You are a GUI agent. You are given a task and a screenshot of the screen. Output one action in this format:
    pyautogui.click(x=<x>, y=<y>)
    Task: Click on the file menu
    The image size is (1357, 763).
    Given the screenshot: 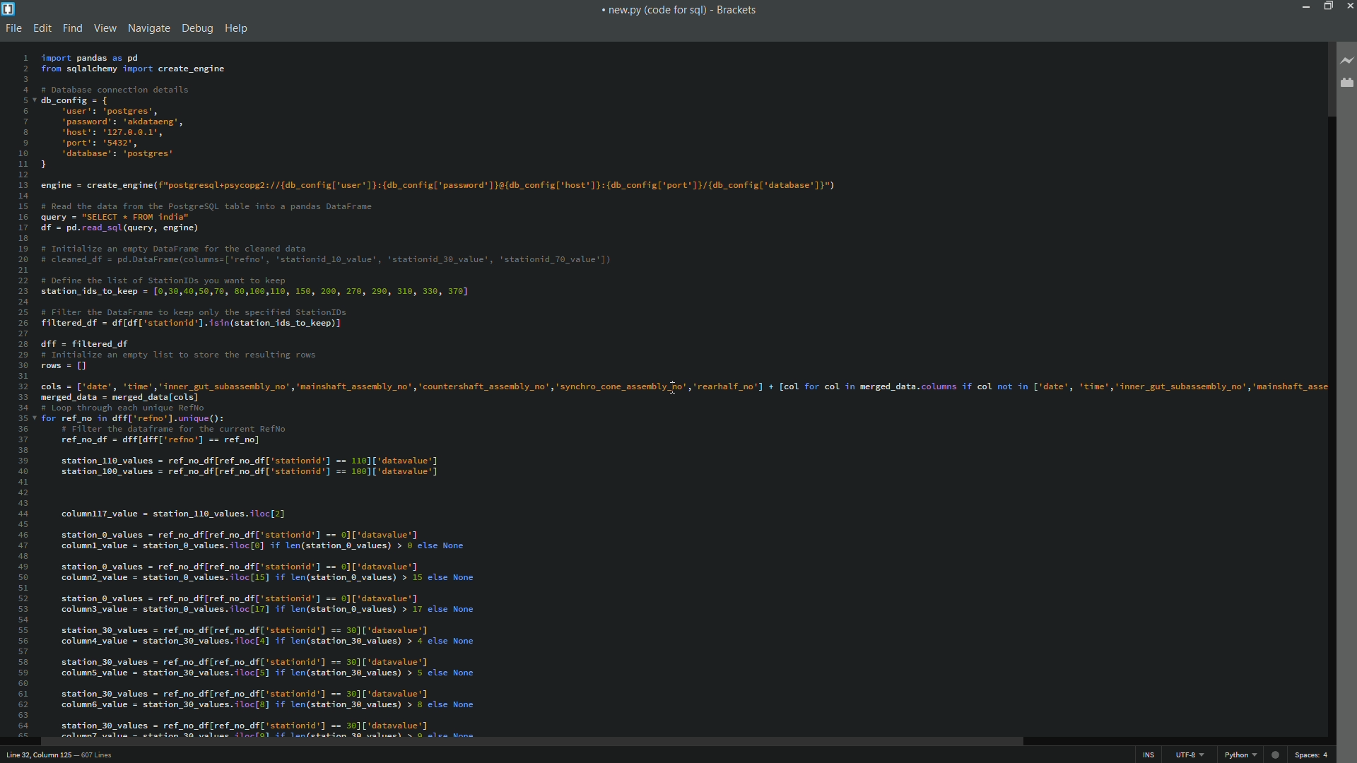 What is the action you would take?
    pyautogui.click(x=14, y=28)
    